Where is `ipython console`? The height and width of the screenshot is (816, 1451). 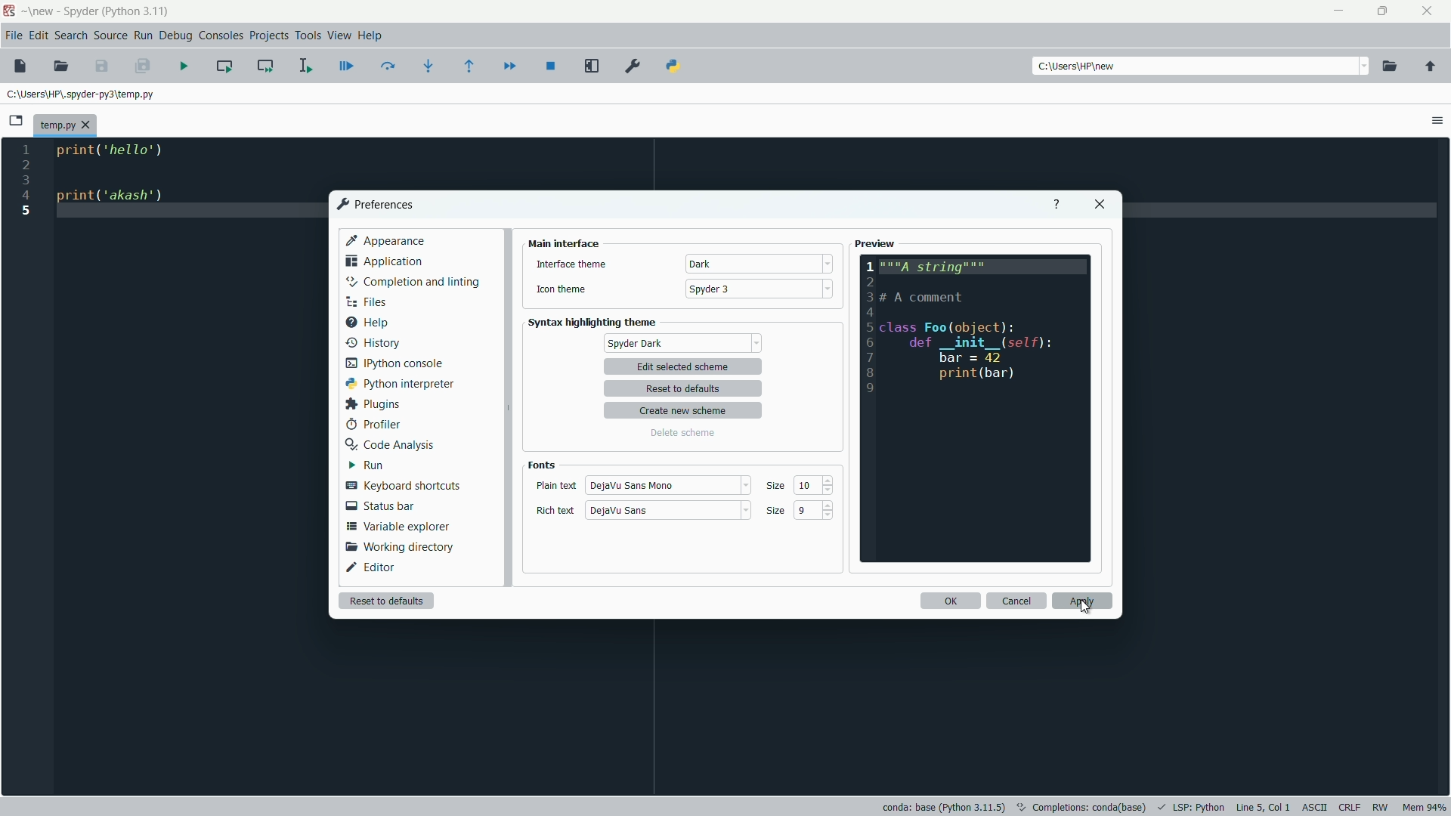
ipython console is located at coordinates (394, 362).